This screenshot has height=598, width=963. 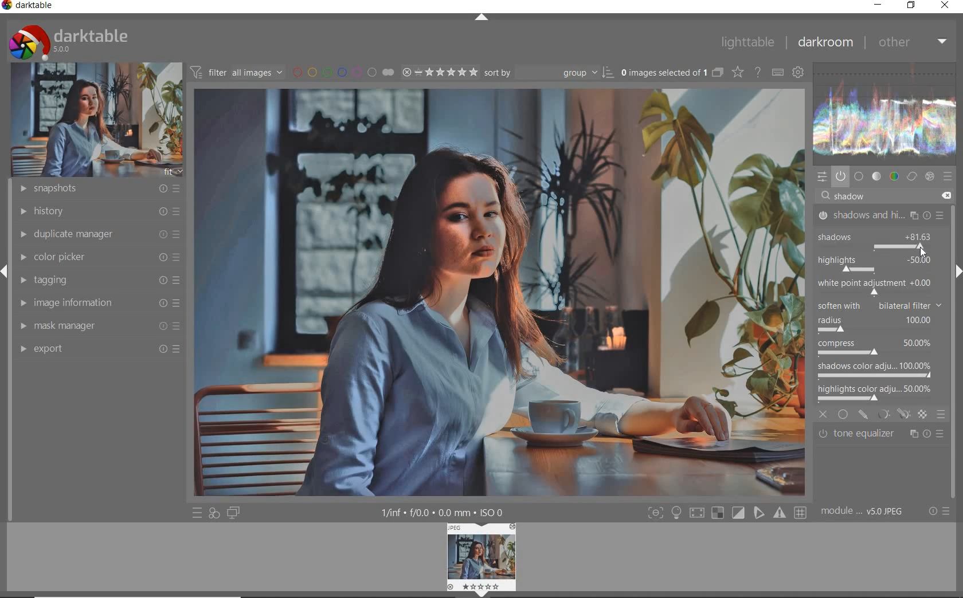 I want to click on snapshots, so click(x=96, y=189).